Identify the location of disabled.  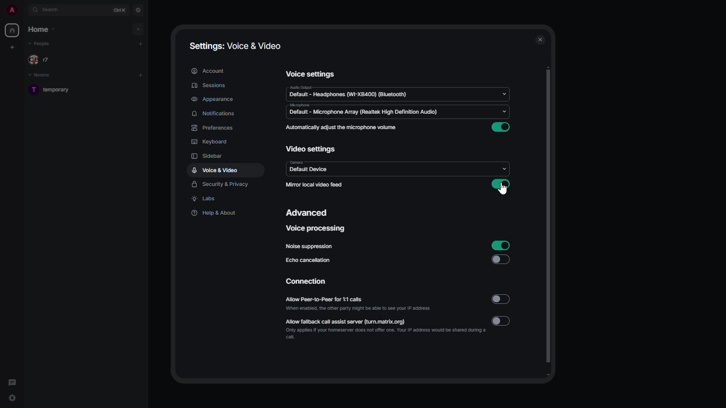
(503, 321).